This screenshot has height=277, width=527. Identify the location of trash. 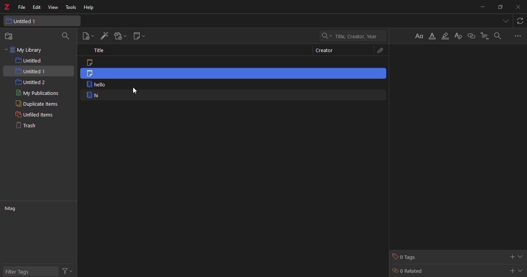
(29, 125).